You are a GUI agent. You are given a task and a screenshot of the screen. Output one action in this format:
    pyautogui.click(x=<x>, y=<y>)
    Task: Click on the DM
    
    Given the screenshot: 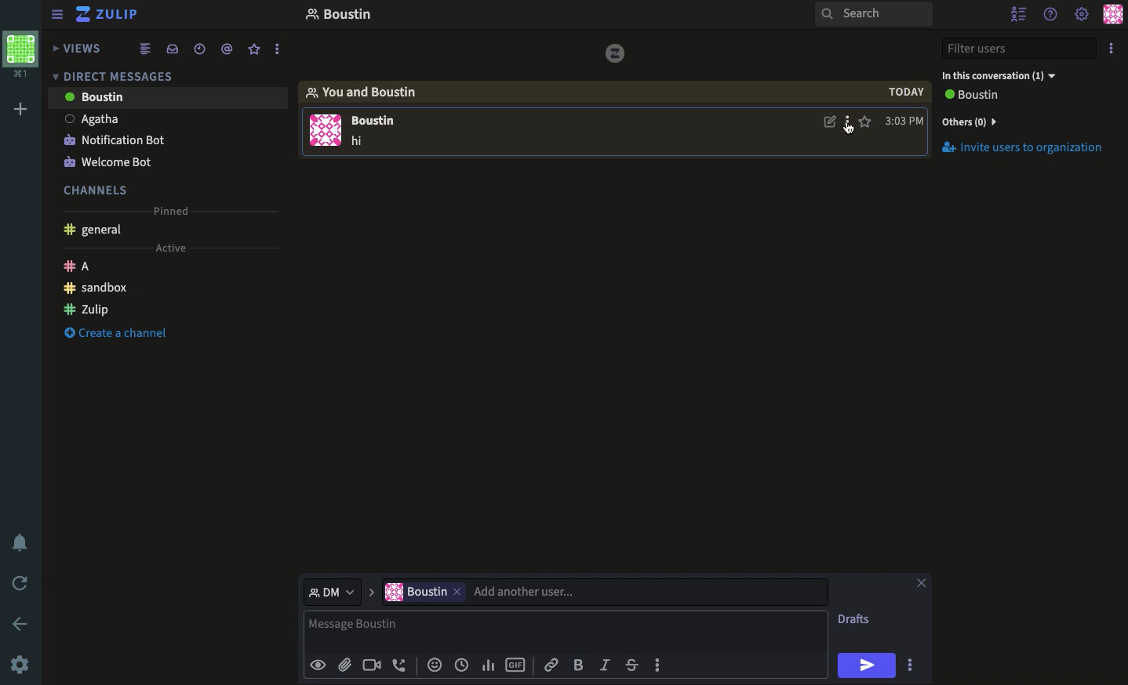 What is the action you would take?
    pyautogui.click(x=340, y=591)
    